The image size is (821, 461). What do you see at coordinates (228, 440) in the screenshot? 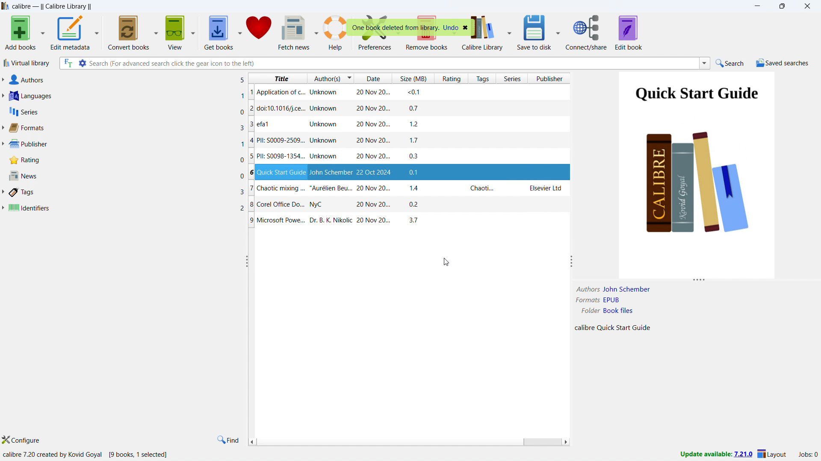
I see `find in tags` at bounding box center [228, 440].